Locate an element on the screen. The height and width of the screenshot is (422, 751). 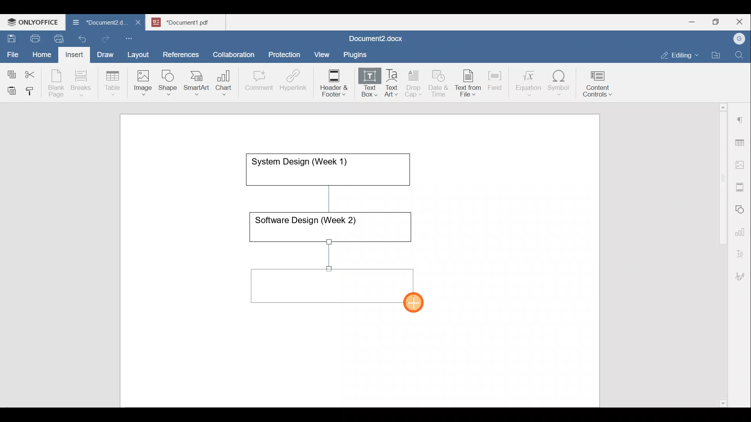
Find is located at coordinates (740, 55).